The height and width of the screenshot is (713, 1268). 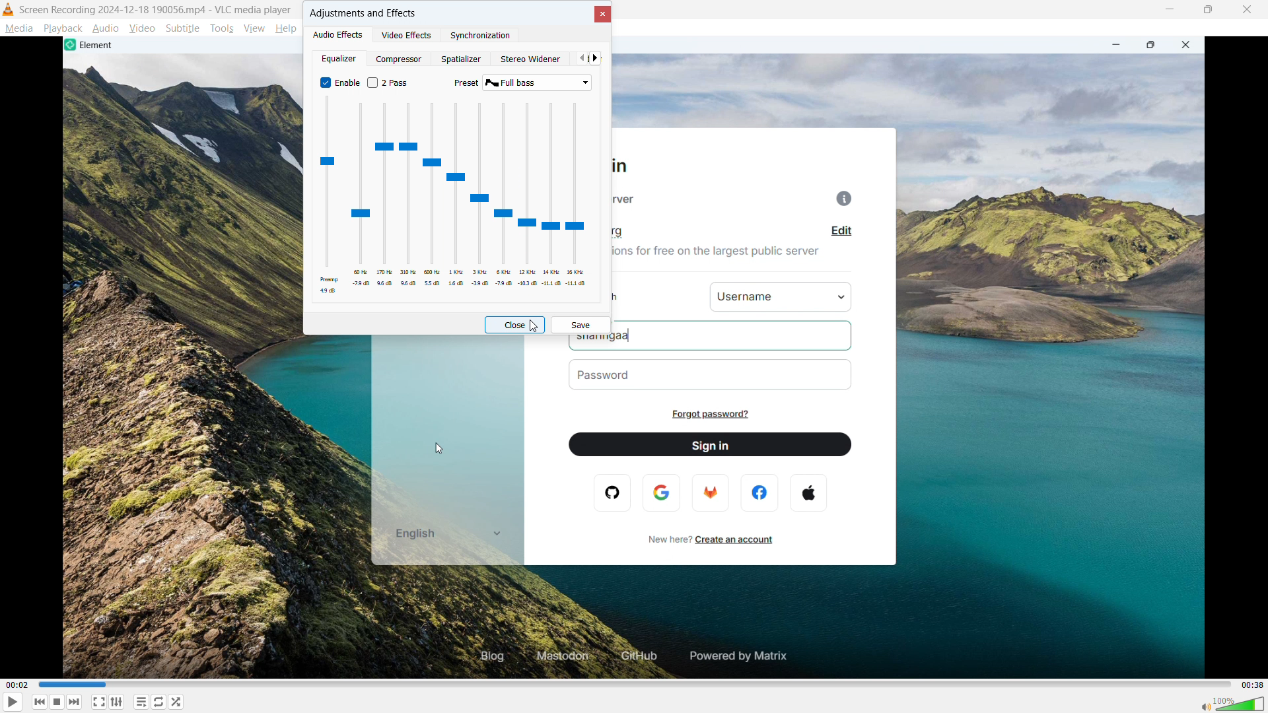 What do you see at coordinates (17, 685) in the screenshot?
I see `00:32` at bounding box center [17, 685].